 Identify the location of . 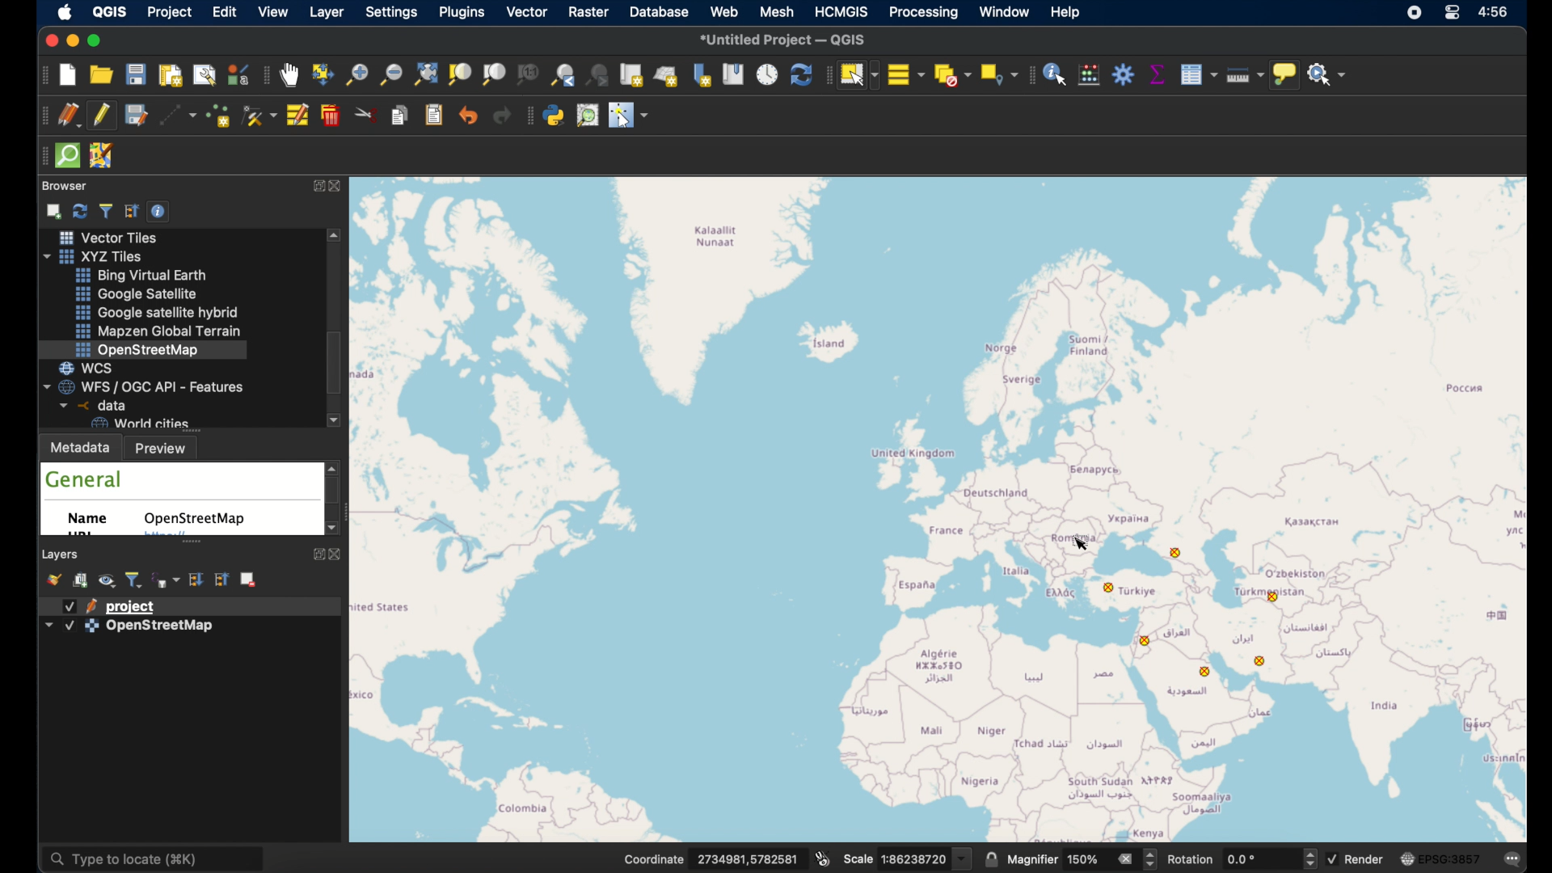
(169, 11).